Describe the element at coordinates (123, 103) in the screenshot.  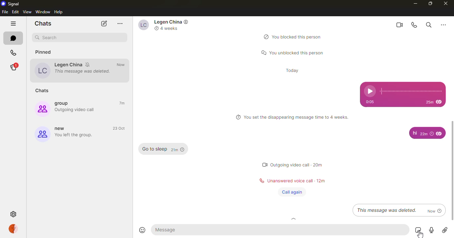
I see `7m` at that location.